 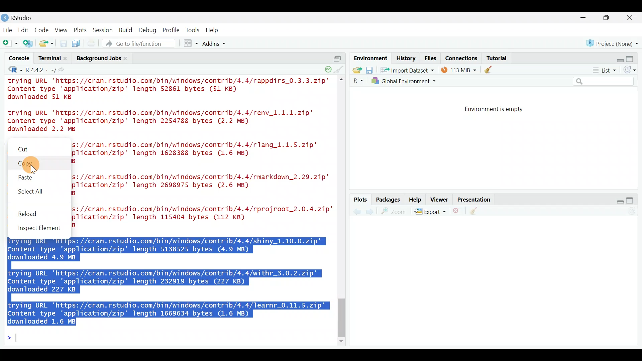 What do you see at coordinates (29, 44) in the screenshot?
I see `Create a project` at bounding box center [29, 44].